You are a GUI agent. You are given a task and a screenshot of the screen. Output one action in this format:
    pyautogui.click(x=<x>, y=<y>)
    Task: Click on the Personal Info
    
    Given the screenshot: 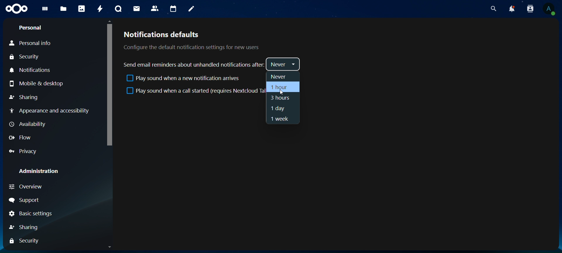 What is the action you would take?
    pyautogui.click(x=30, y=44)
    